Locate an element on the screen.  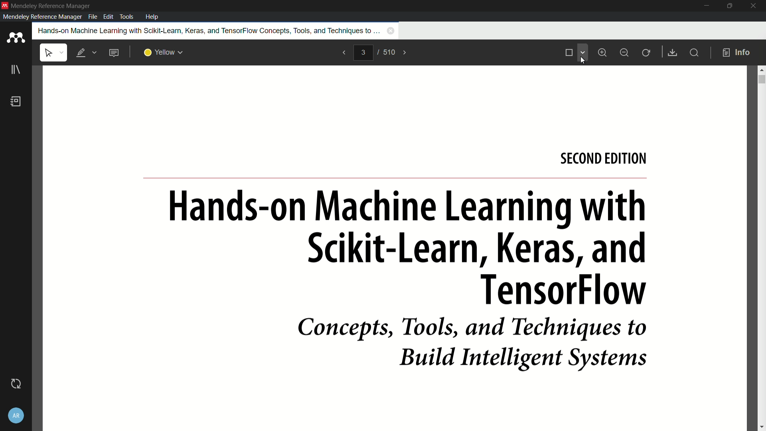
help menu is located at coordinates (152, 16).